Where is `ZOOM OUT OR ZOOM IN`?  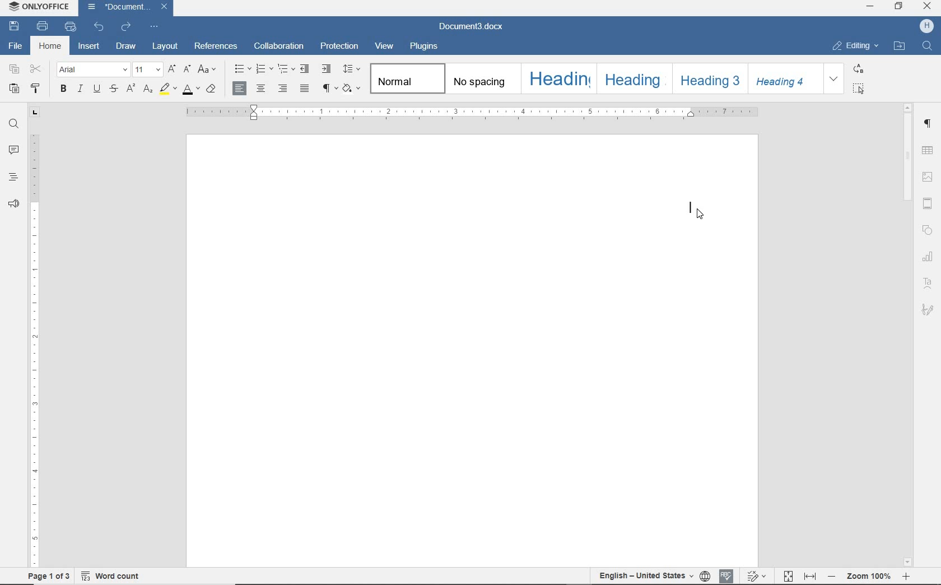
ZOOM OUT OR ZOOM IN is located at coordinates (869, 577).